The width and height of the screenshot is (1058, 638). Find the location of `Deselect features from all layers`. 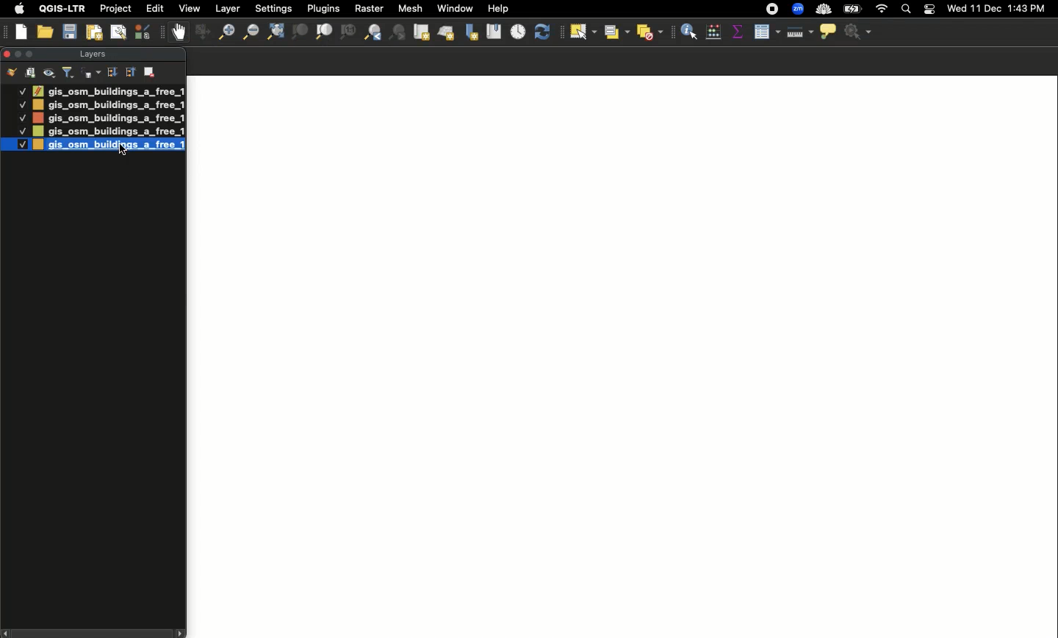

Deselect features from all layers is located at coordinates (651, 32).